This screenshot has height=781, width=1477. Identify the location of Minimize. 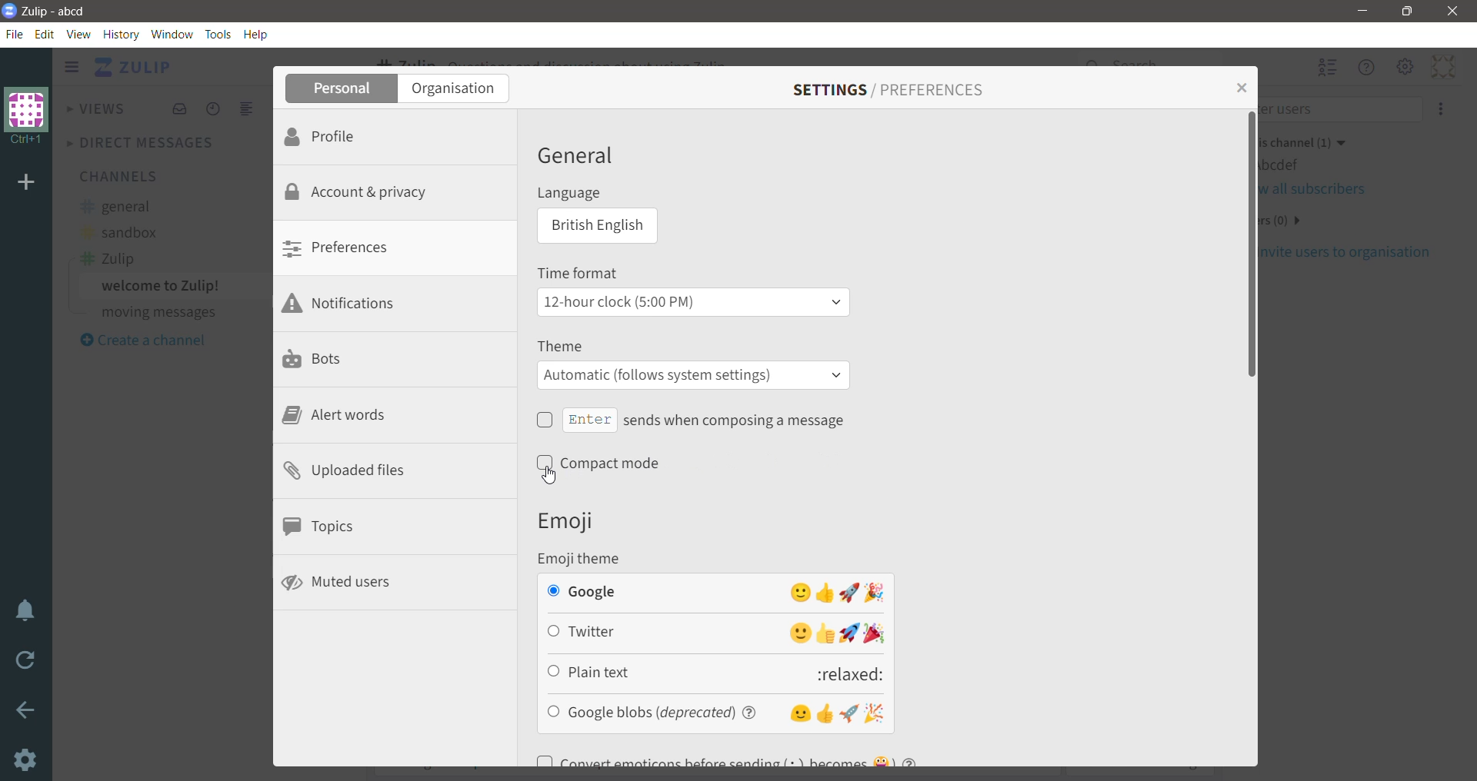
(1364, 11).